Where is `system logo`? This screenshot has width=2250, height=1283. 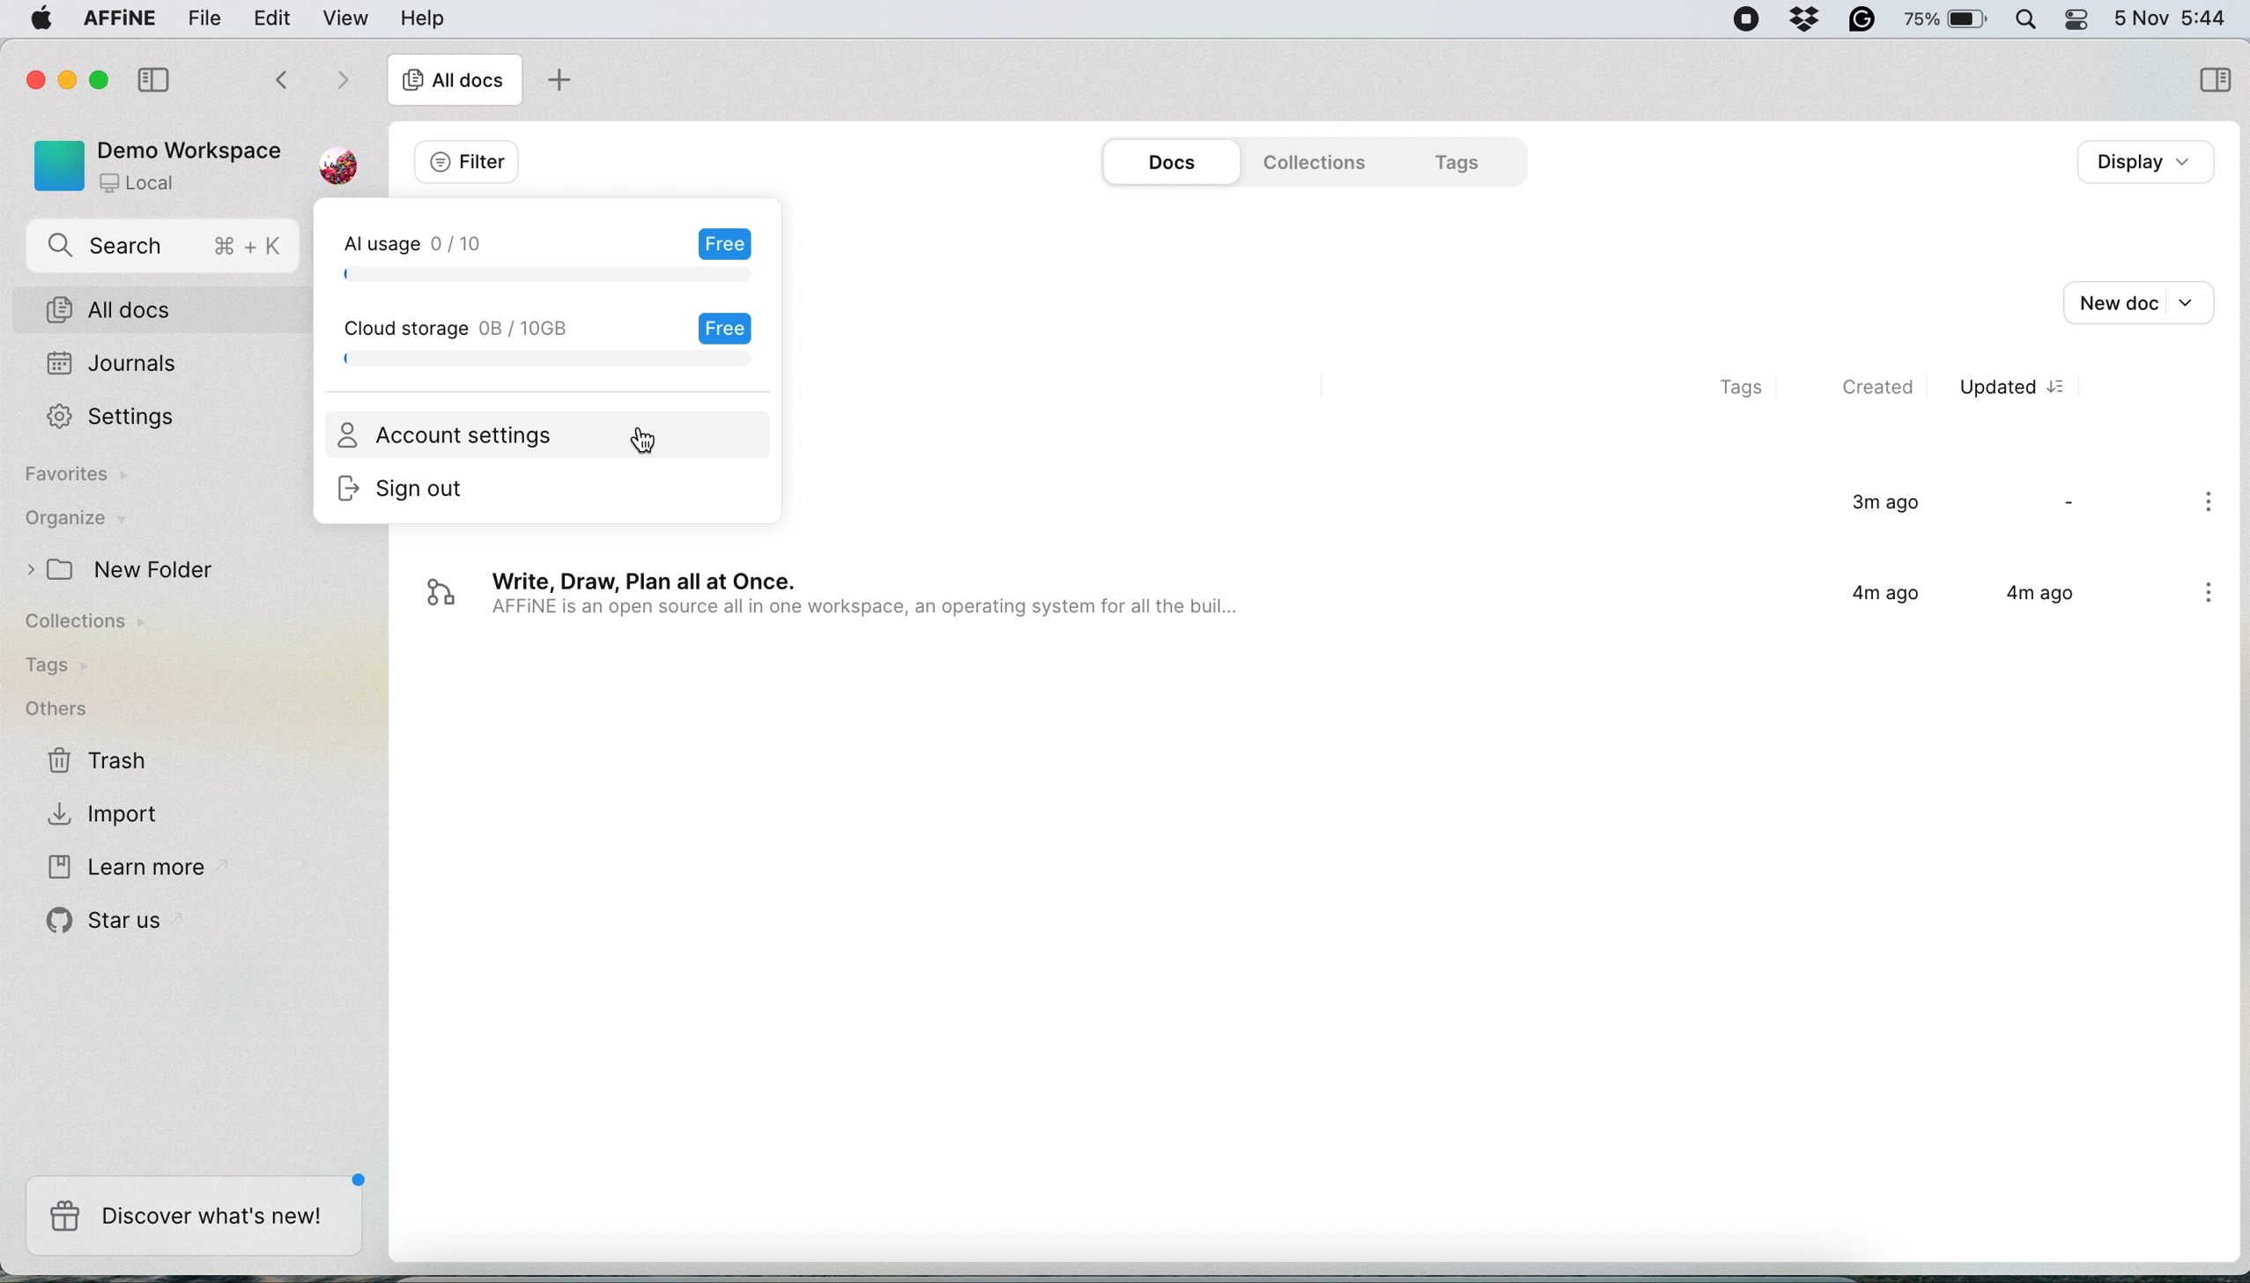 system logo is located at coordinates (33, 21).